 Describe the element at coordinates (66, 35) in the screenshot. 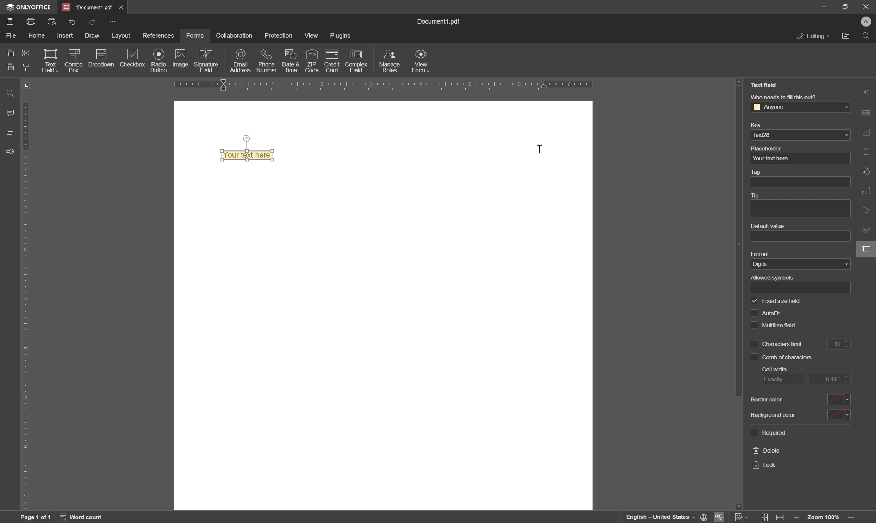

I see `insert` at that location.